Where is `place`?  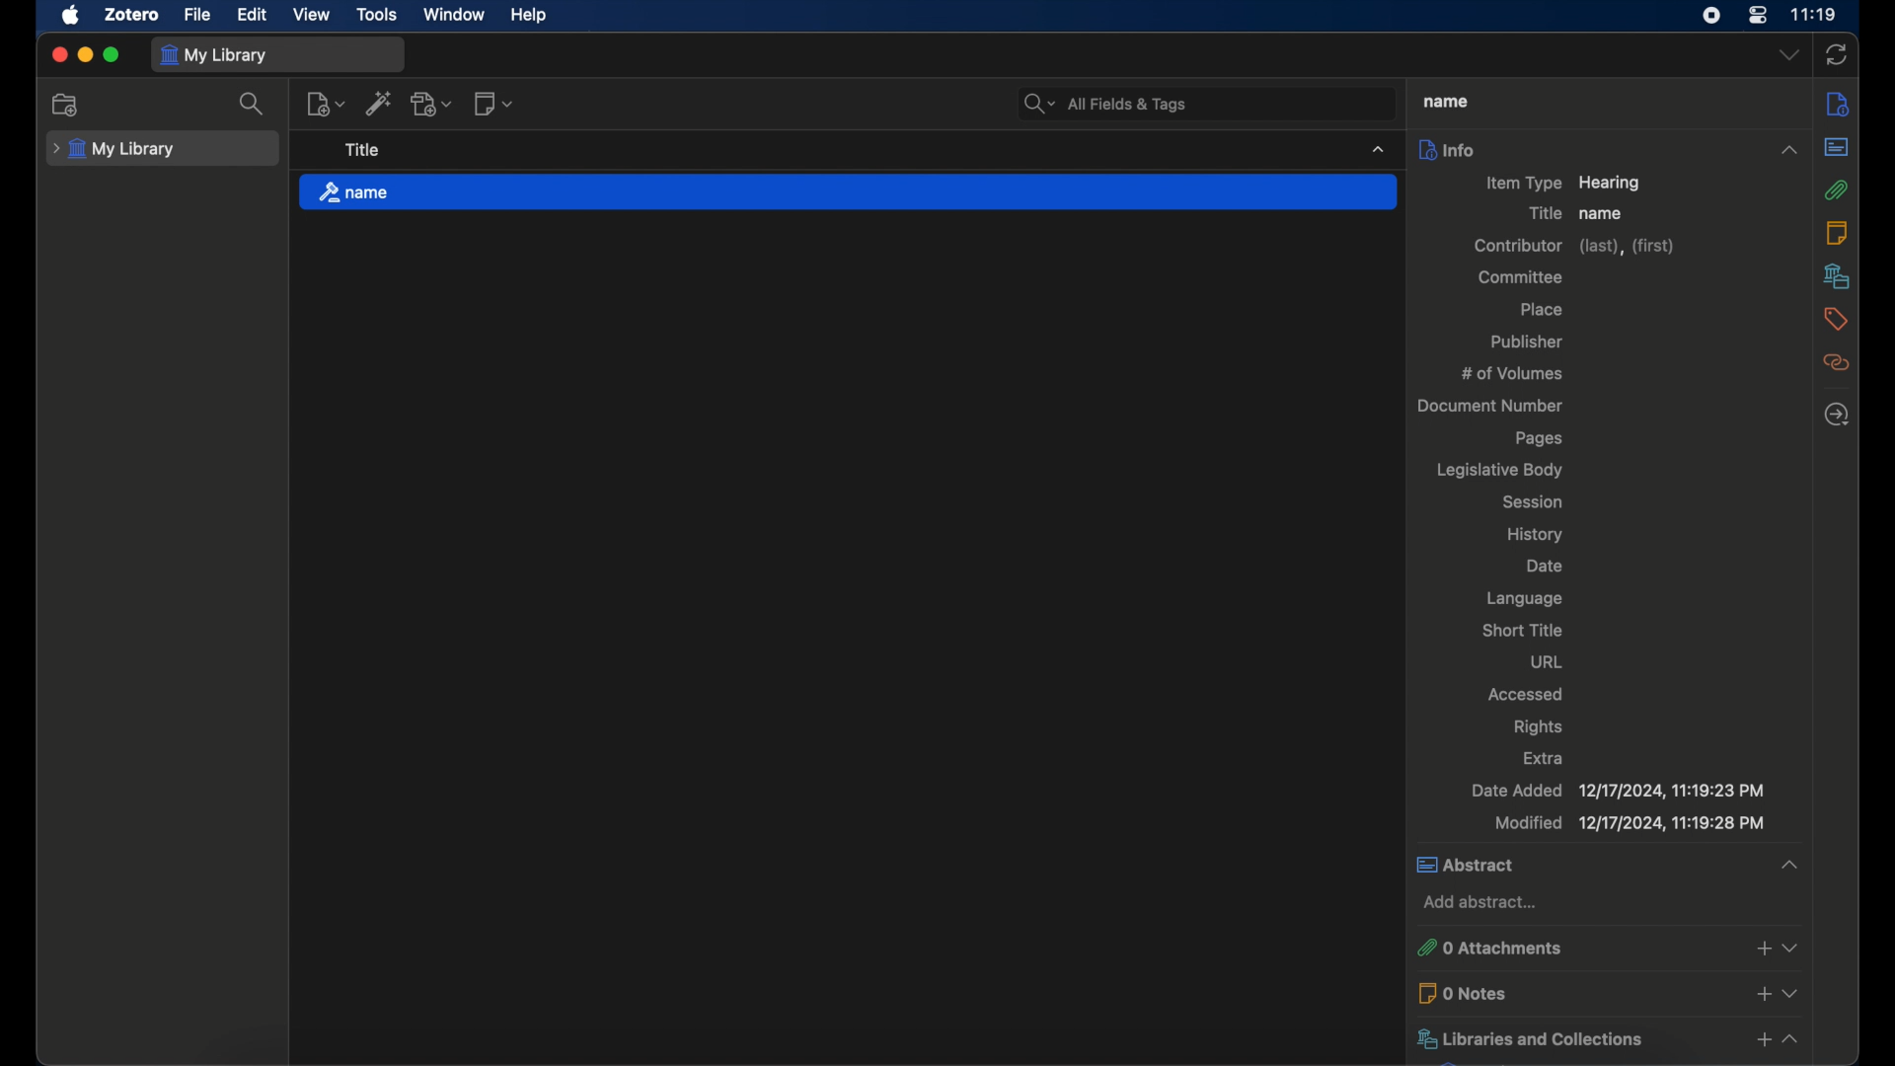
place is located at coordinates (1541, 309).